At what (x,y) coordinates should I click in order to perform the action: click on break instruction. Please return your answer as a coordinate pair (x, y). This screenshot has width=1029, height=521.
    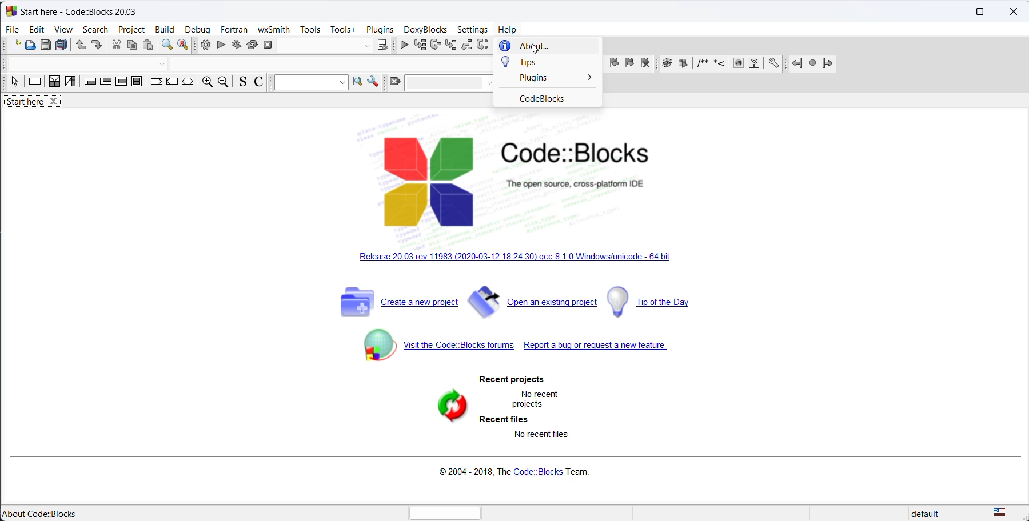
    Looking at the image, I should click on (157, 83).